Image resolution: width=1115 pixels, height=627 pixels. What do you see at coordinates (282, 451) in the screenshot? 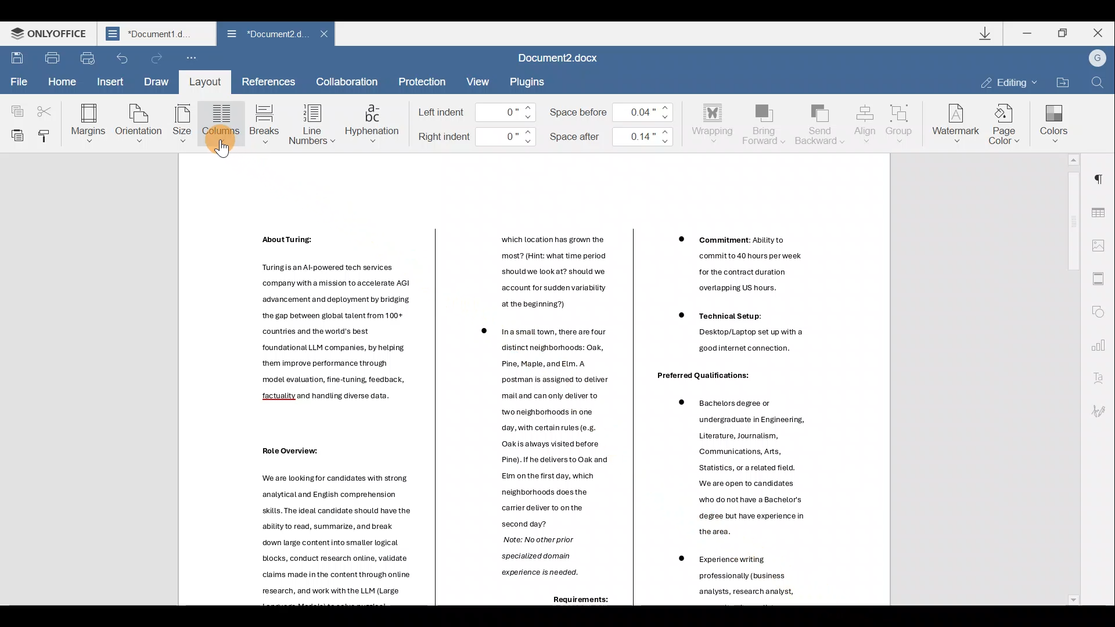
I see `` at bounding box center [282, 451].